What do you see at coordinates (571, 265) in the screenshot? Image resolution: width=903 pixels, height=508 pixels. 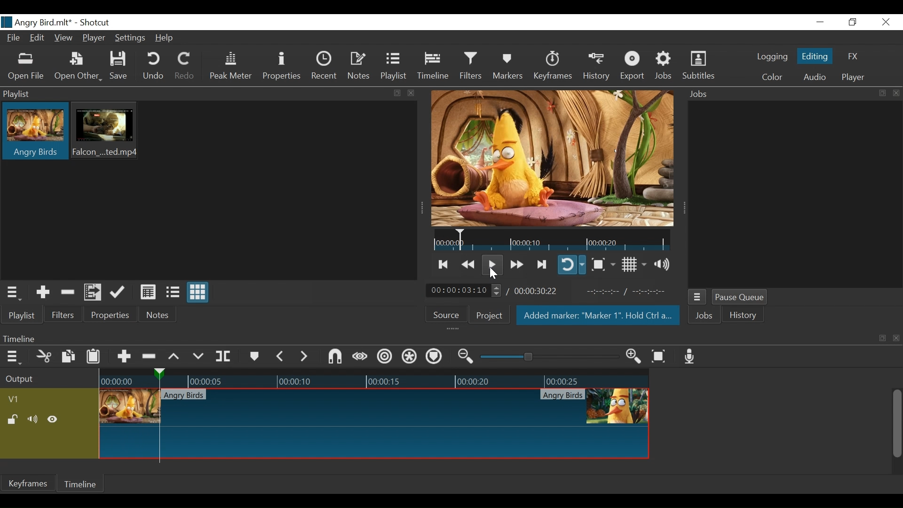 I see `Toggle player looping` at bounding box center [571, 265].